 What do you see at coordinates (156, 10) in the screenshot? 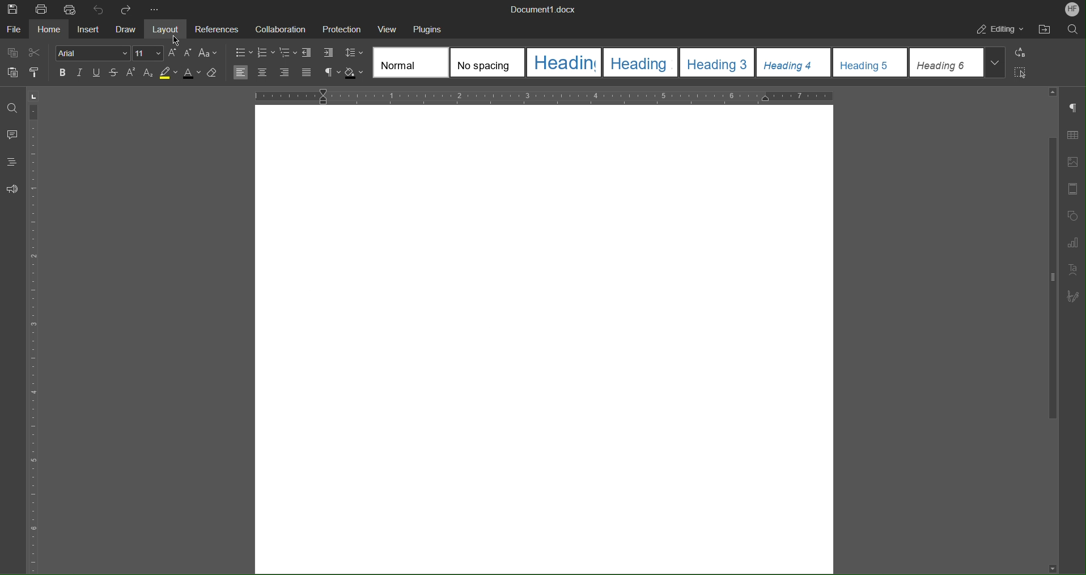
I see `More` at bounding box center [156, 10].